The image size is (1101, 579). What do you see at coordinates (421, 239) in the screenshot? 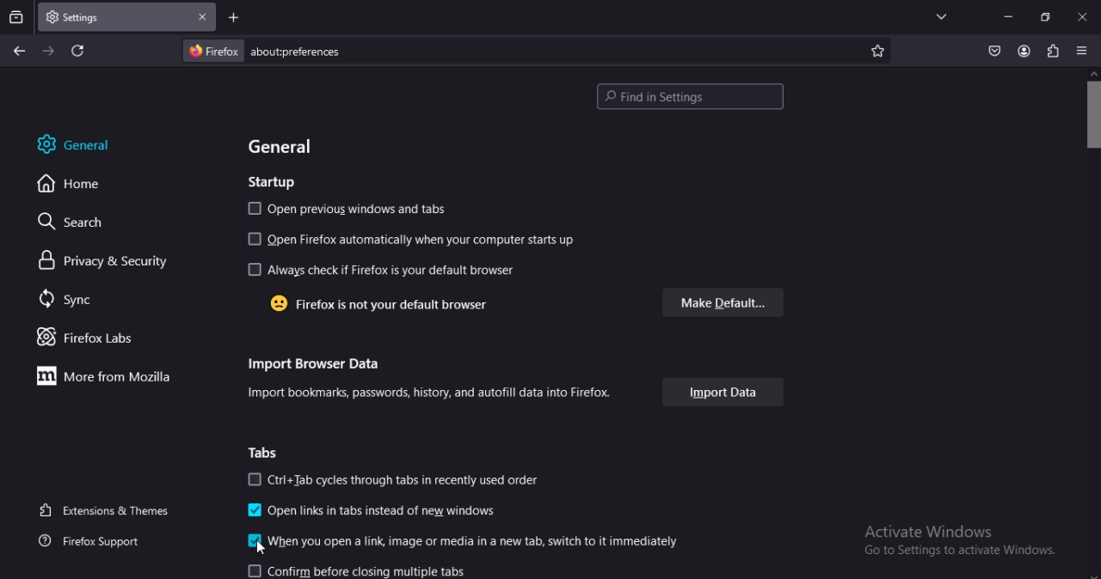
I see `open firefox automatically when your computer starts` at bounding box center [421, 239].